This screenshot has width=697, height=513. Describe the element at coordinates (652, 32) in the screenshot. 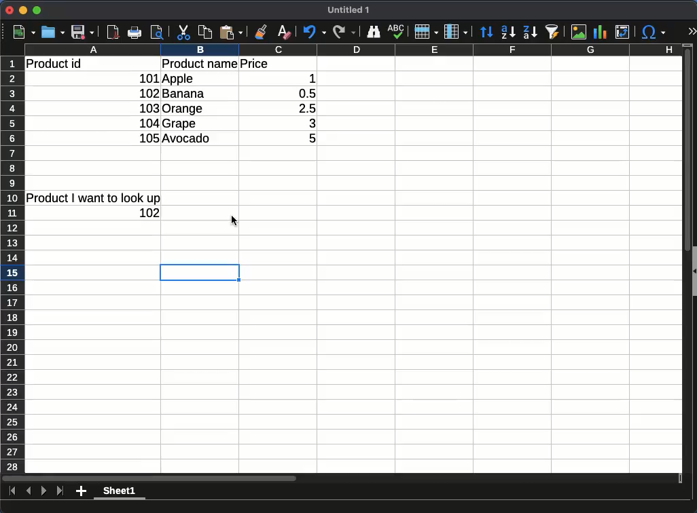

I see `special character` at that location.